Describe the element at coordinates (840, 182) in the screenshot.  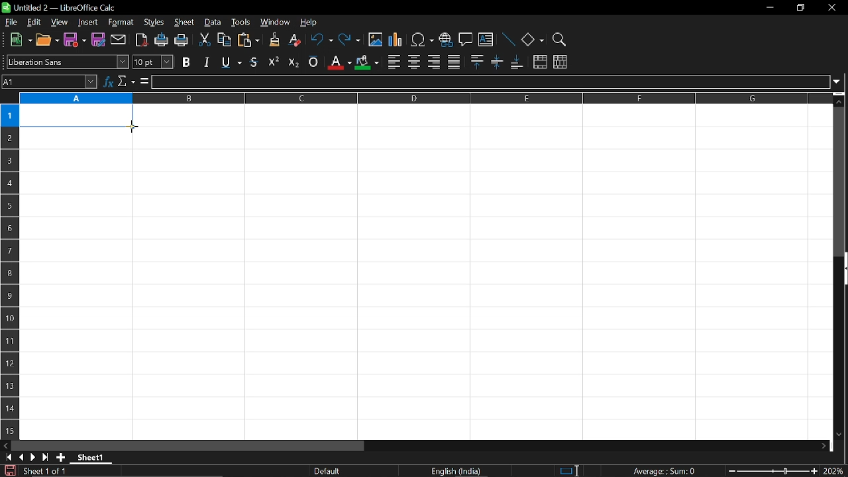
I see `vertical scrollbar` at that location.